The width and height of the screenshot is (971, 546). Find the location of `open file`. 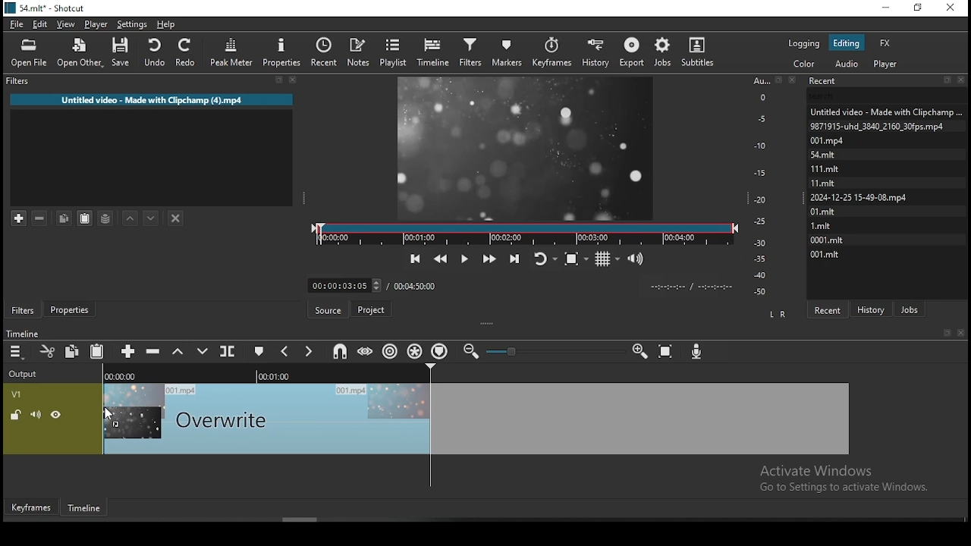

open file is located at coordinates (29, 52).